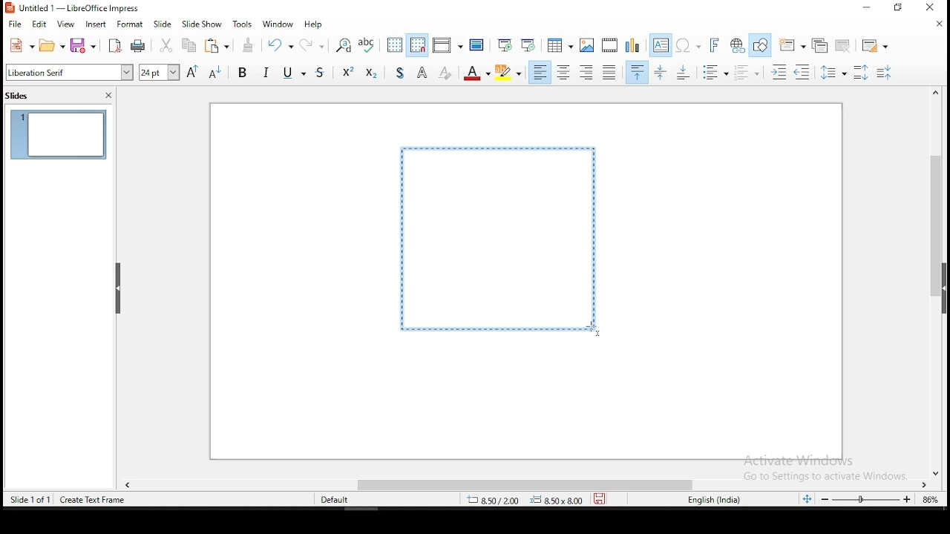  Describe the element at coordinates (218, 47) in the screenshot. I see `paste` at that location.